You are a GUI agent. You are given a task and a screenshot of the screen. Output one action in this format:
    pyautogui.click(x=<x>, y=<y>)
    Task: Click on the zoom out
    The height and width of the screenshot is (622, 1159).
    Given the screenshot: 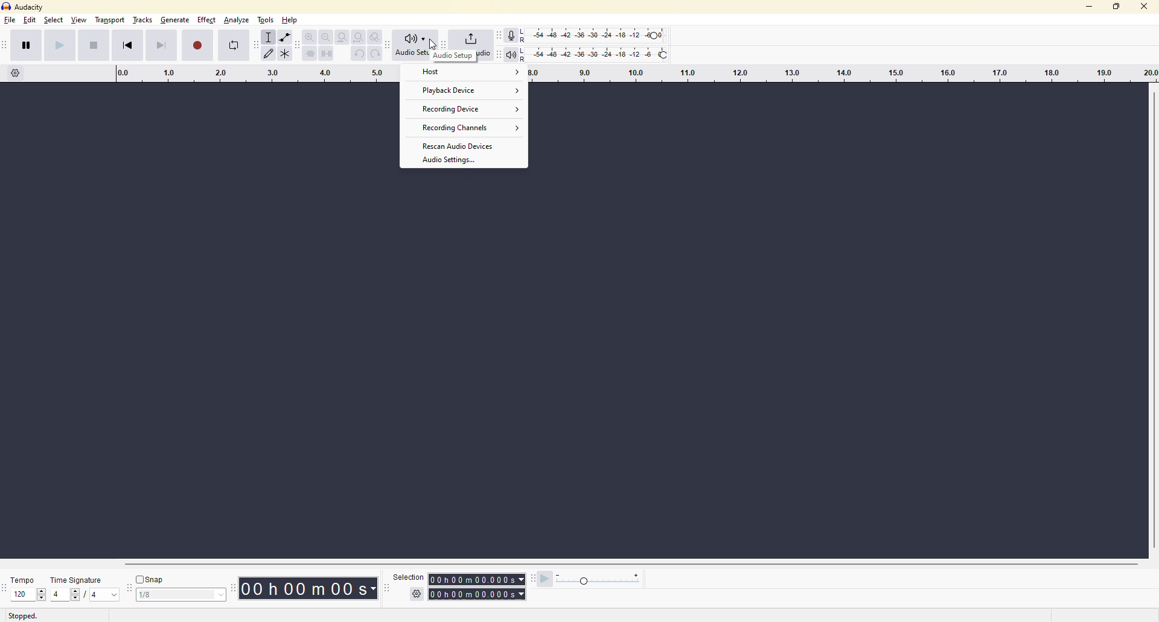 What is the action you would take?
    pyautogui.click(x=325, y=38)
    